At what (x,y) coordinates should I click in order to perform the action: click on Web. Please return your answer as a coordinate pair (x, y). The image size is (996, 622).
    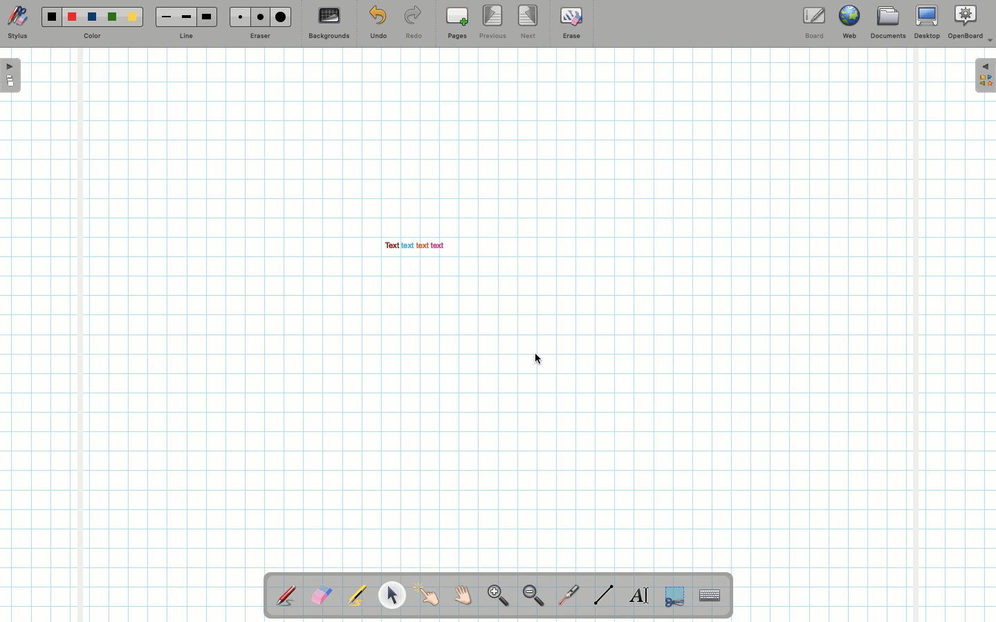
    Looking at the image, I should click on (849, 25).